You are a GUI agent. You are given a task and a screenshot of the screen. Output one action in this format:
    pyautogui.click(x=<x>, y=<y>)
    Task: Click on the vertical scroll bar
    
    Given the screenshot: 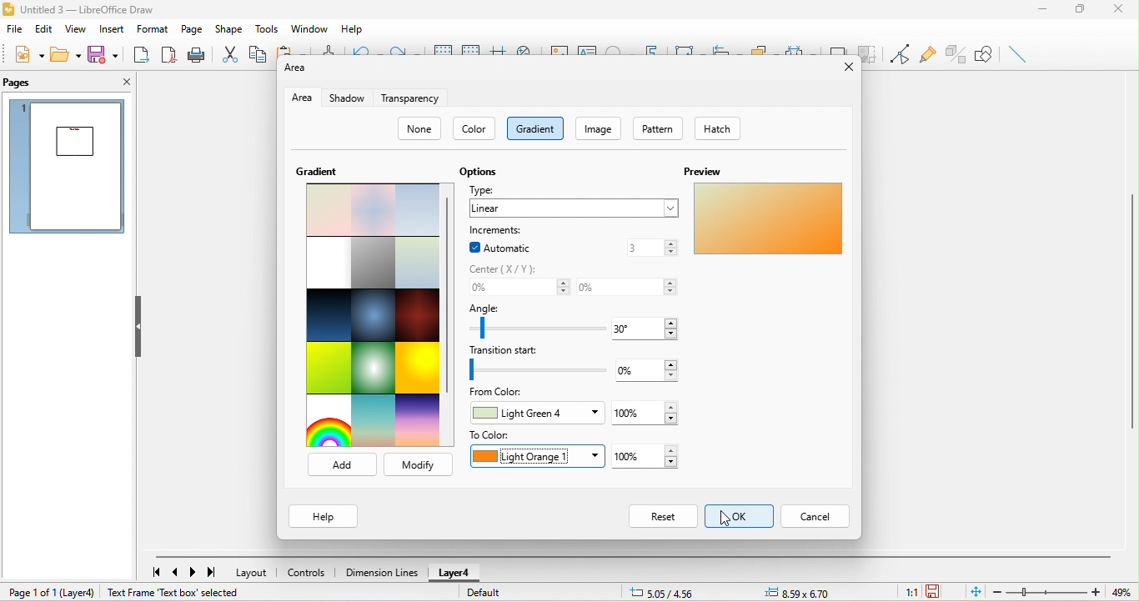 What is the action you would take?
    pyautogui.click(x=1131, y=310)
    